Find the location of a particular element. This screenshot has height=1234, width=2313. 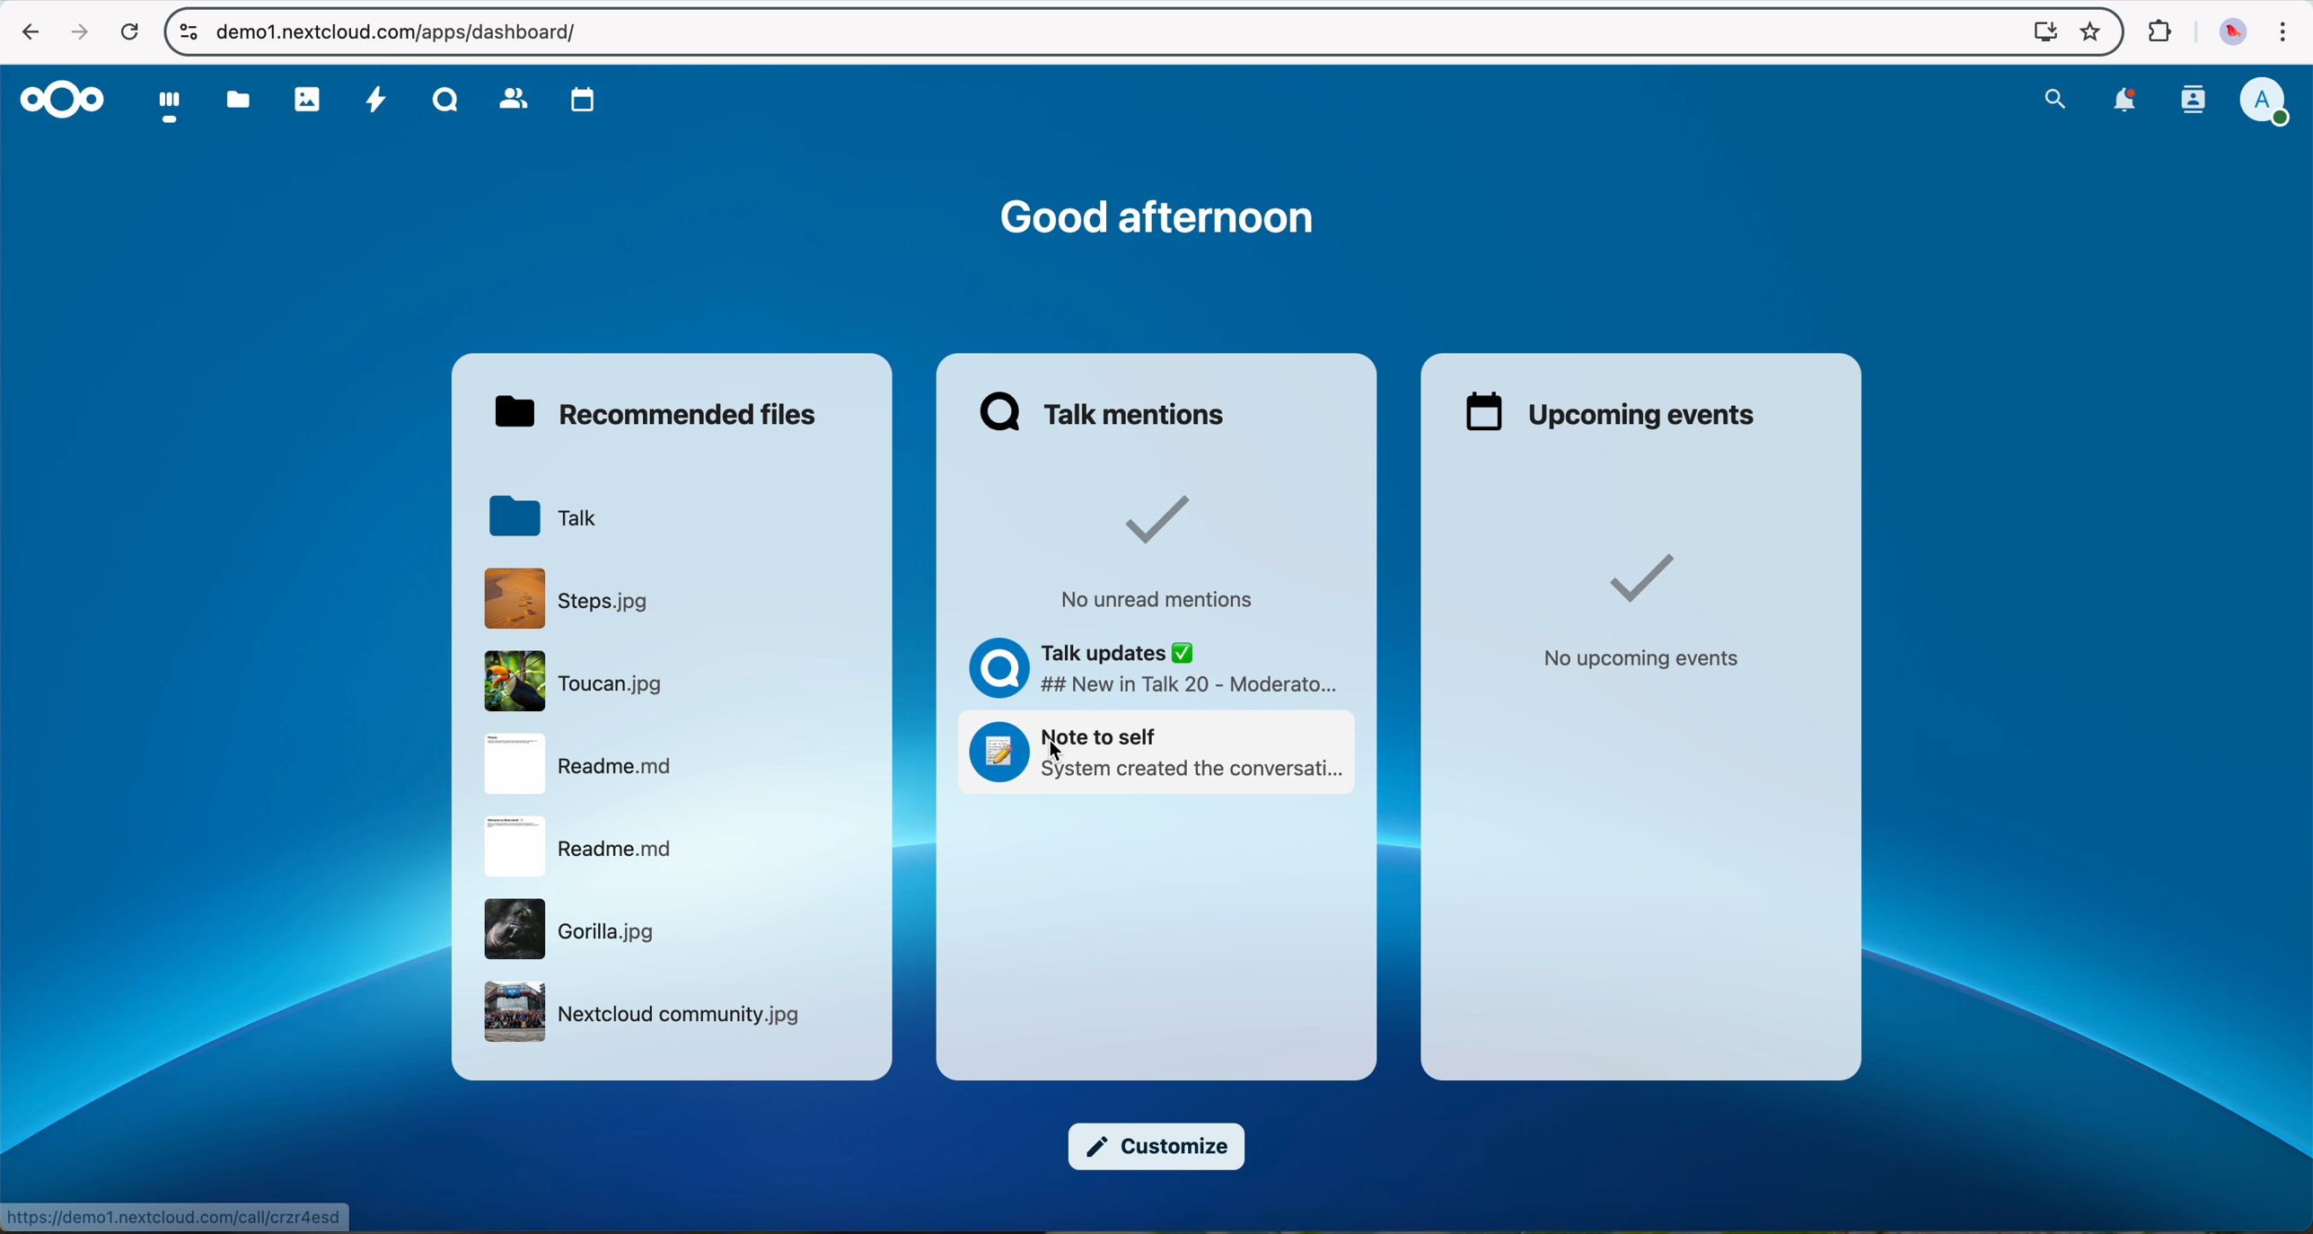

photos is located at coordinates (306, 97).